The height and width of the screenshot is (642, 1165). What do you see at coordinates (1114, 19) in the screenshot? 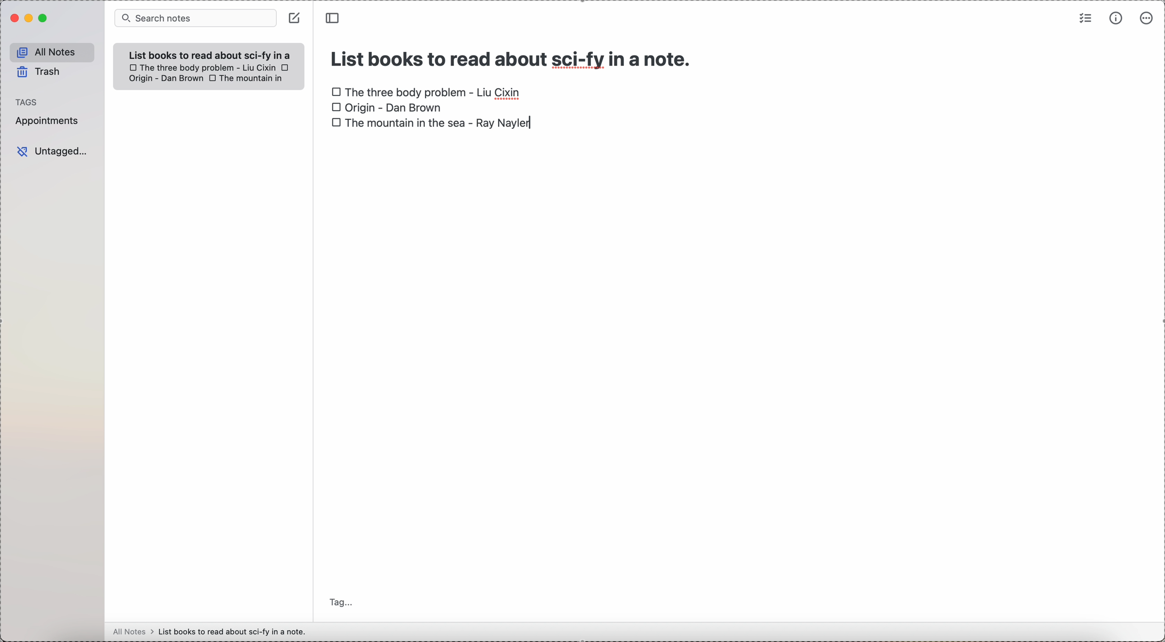
I see `metrics` at bounding box center [1114, 19].